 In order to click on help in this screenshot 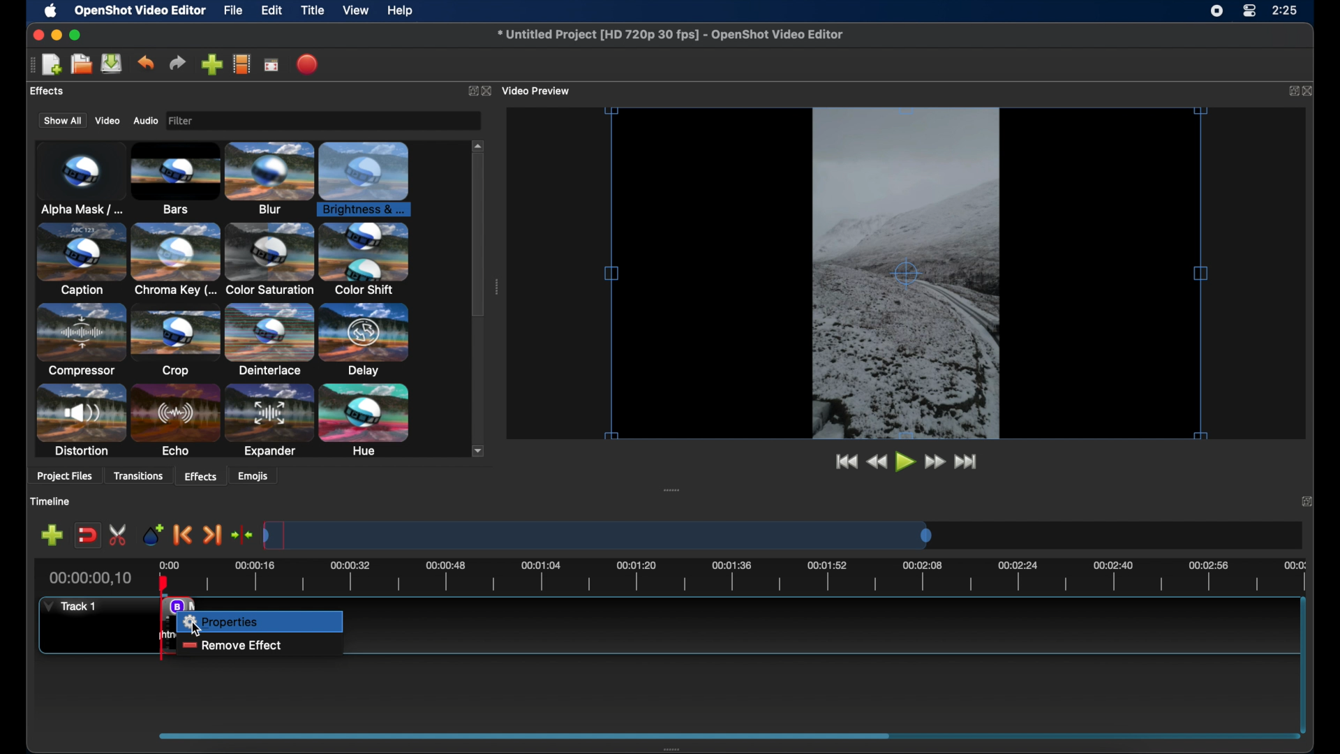, I will do `click(402, 10)`.